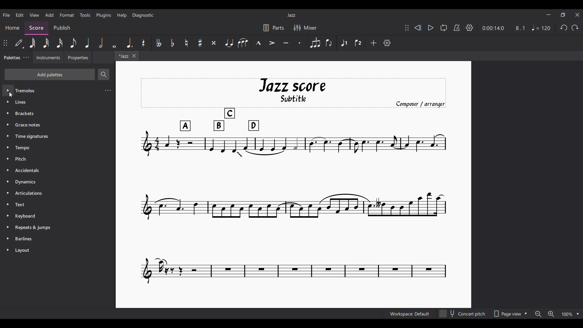 The image size is (583, 328). I want to click on Minimize, so click(549, 15).